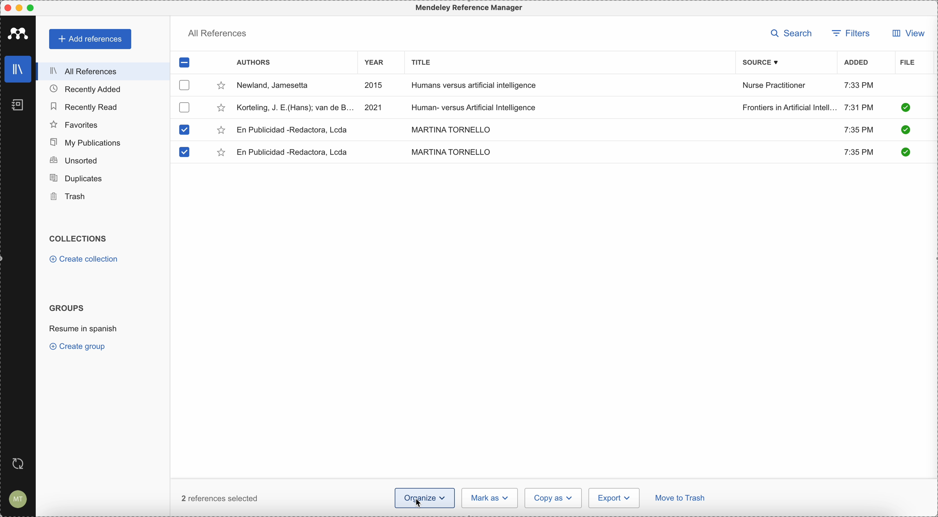  What do you see at coordinates (553, 498) in the screenshot?
I see `copy as` at bounding box center [553, 498].